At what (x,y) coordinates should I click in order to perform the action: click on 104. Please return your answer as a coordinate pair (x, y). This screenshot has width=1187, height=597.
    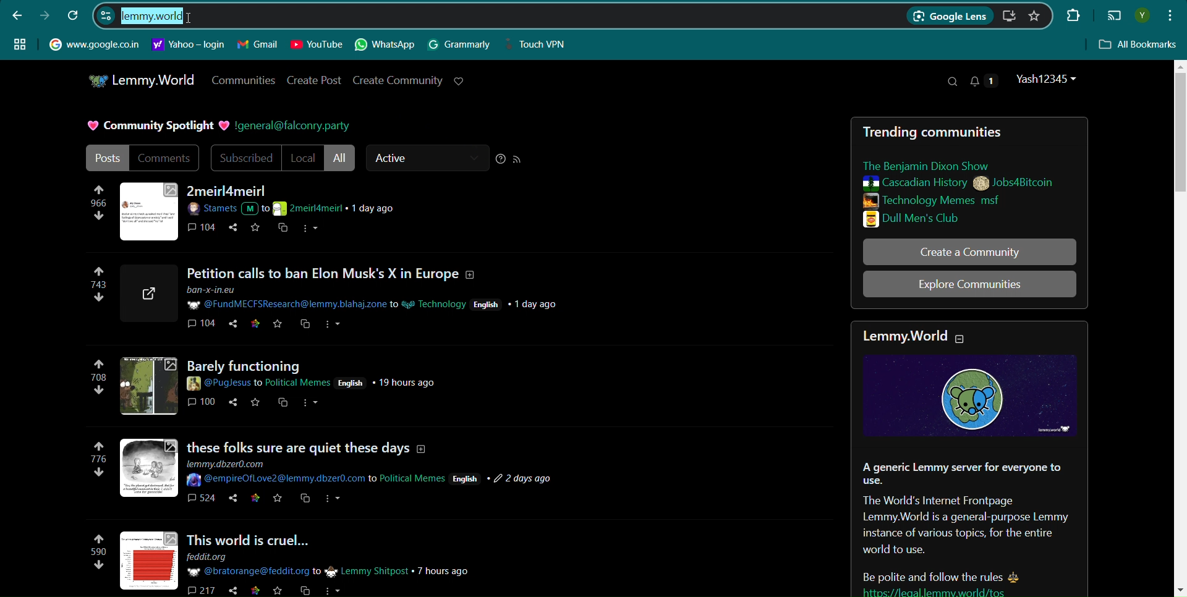
    Looking at the image, I should click on (203, 229).